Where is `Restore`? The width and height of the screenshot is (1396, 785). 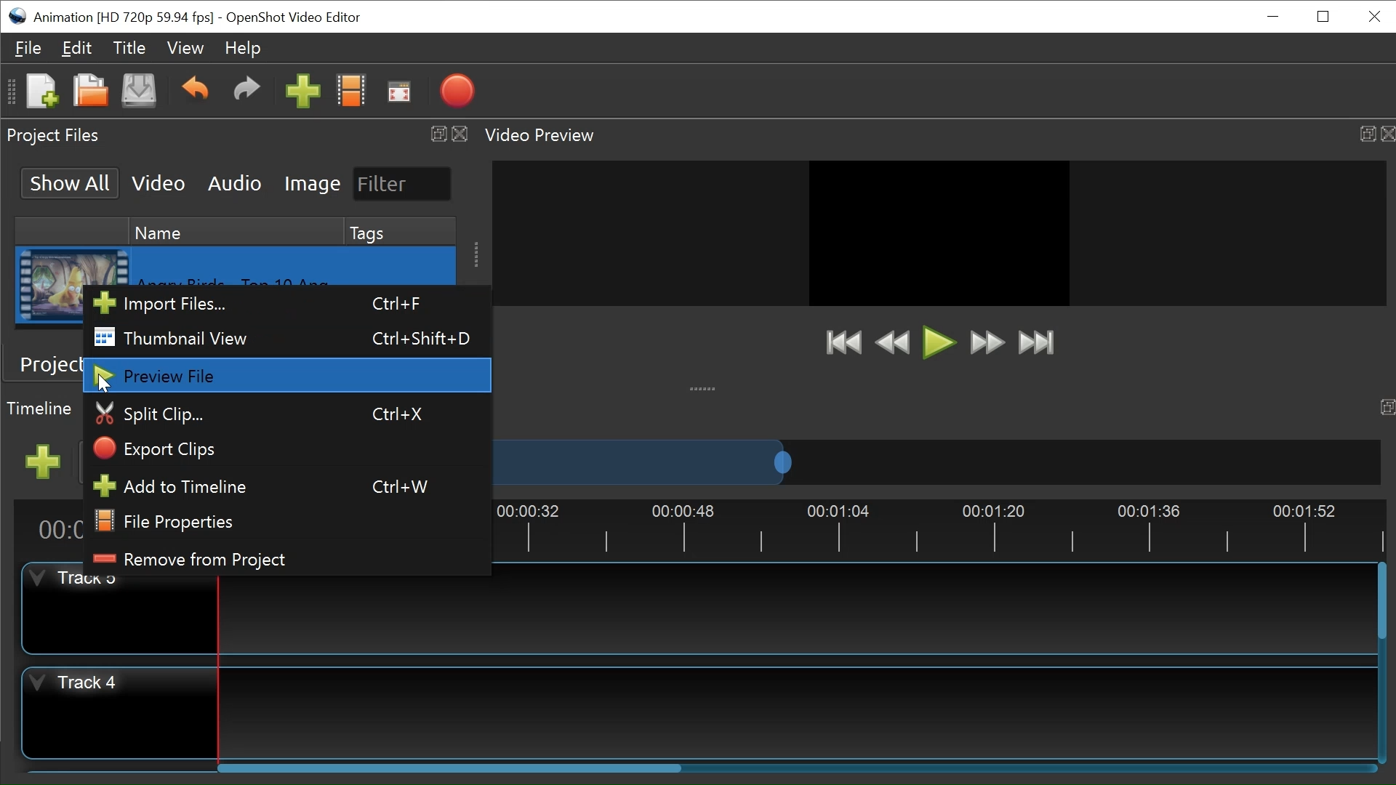
Restore is located at coordinates (1323, 16).